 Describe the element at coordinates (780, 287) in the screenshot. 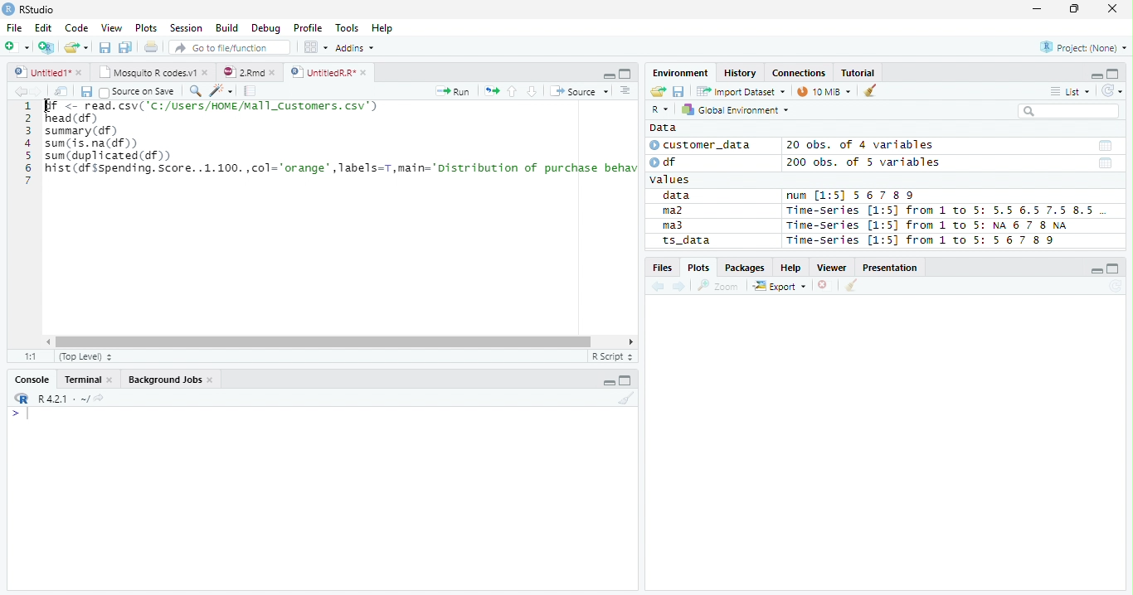

I see `Export` at that location.